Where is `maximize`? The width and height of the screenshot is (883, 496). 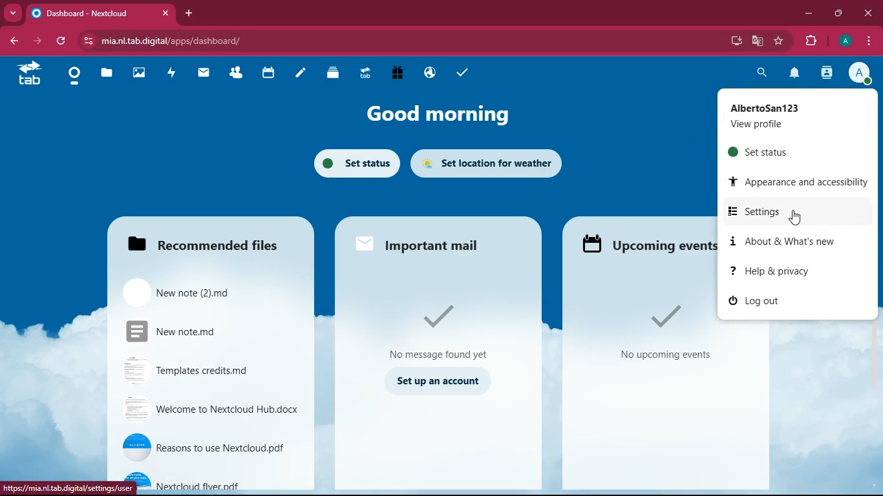 maximize is located at coordinates (837, 14).